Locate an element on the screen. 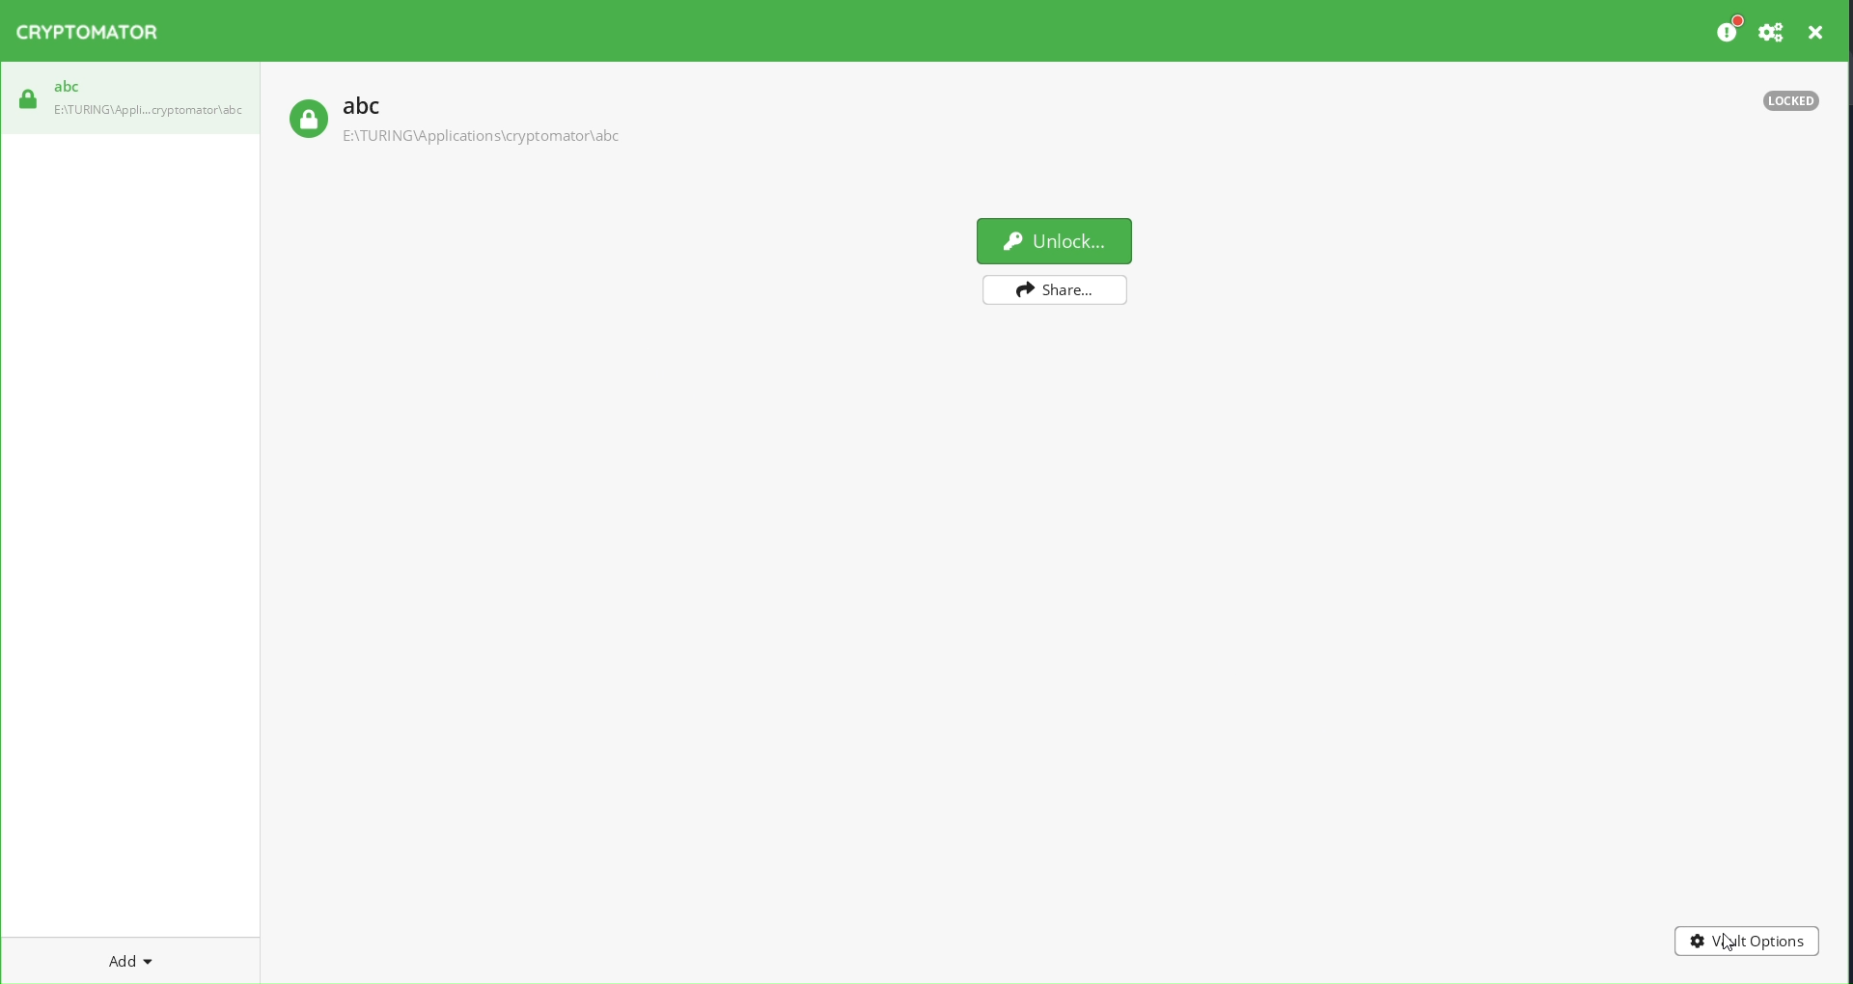  cursor is located at coordinates (1727, 939).